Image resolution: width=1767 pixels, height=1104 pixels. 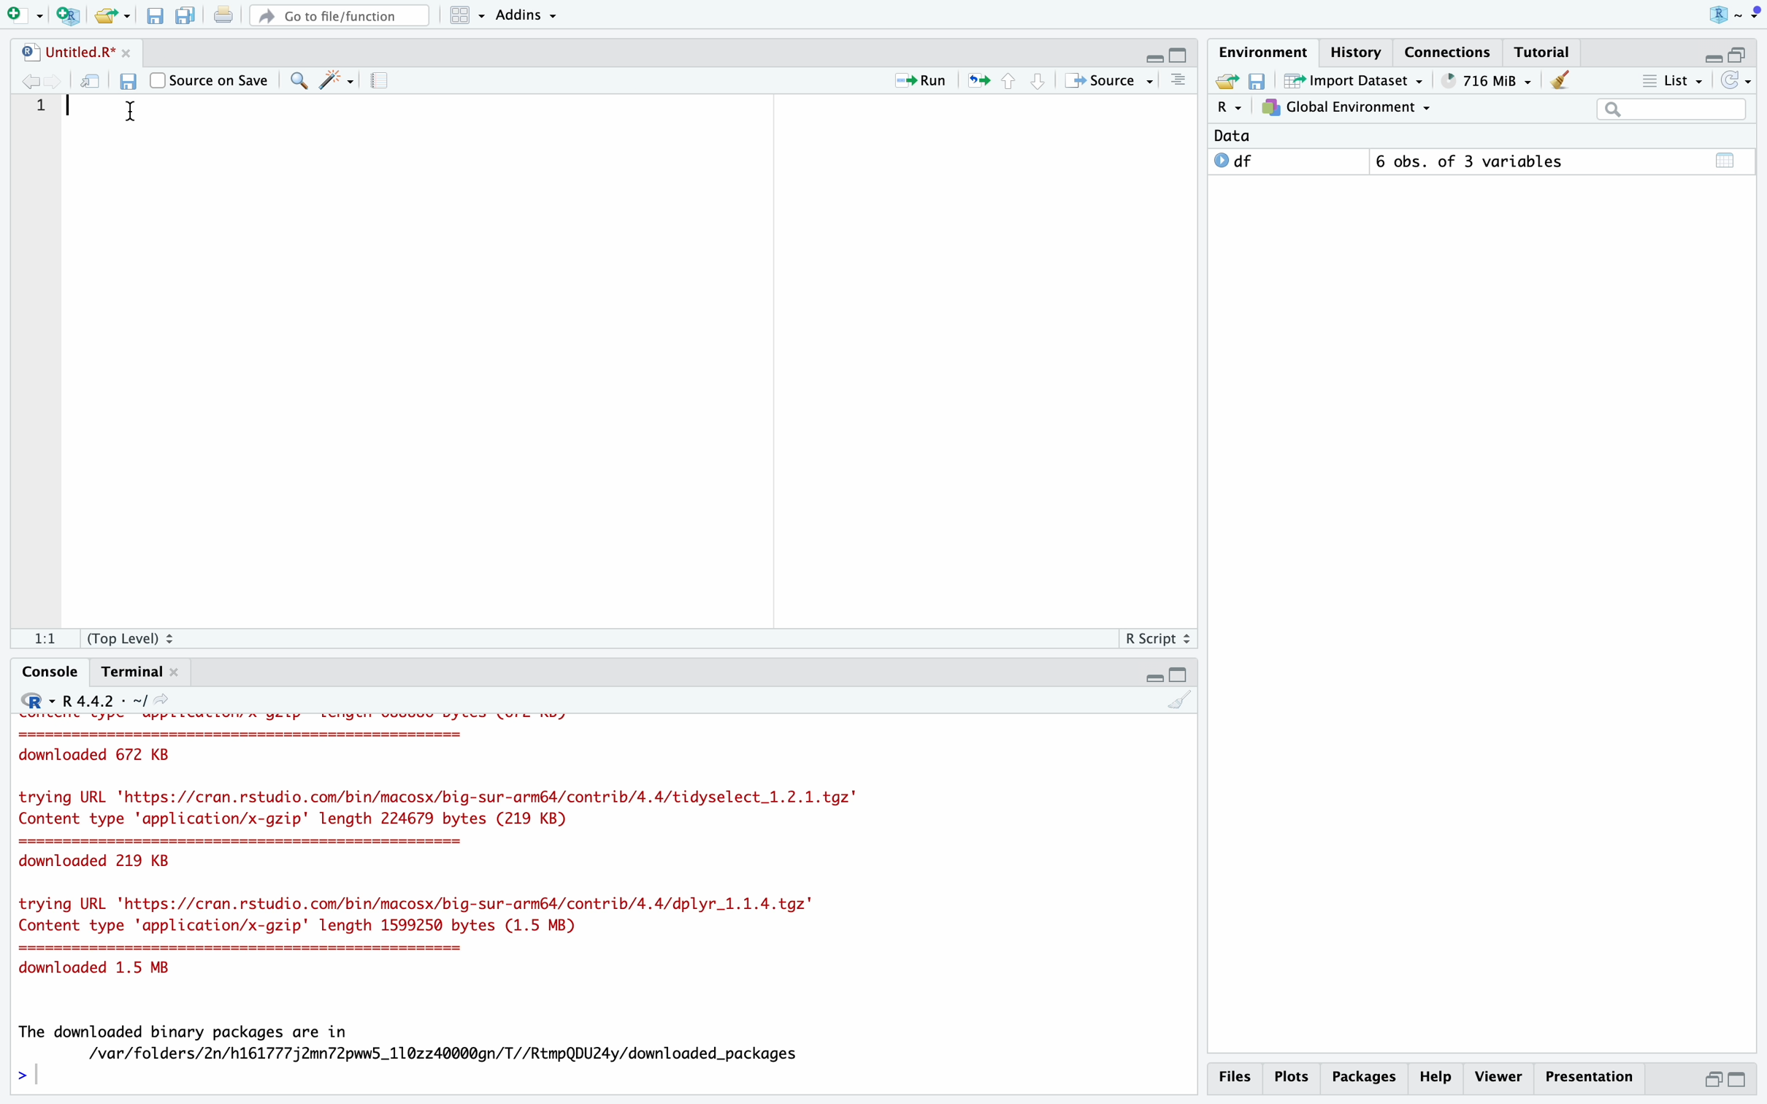 What do you see at coordinates (1487, 80) in the screenshot?
I see `248 MiB` at bounding box center [1487, 80].